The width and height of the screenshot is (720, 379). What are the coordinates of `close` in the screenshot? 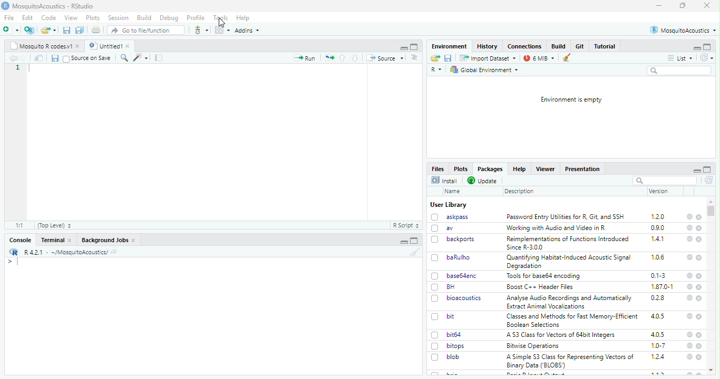 It's located at (699, 357).